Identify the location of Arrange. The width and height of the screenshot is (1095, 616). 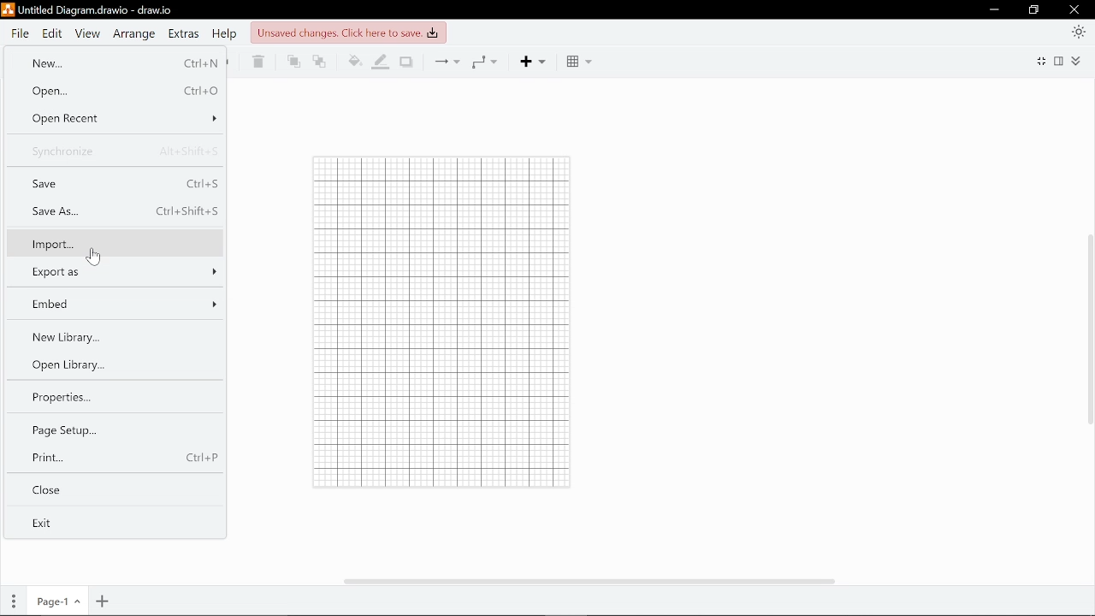
(134, 33).